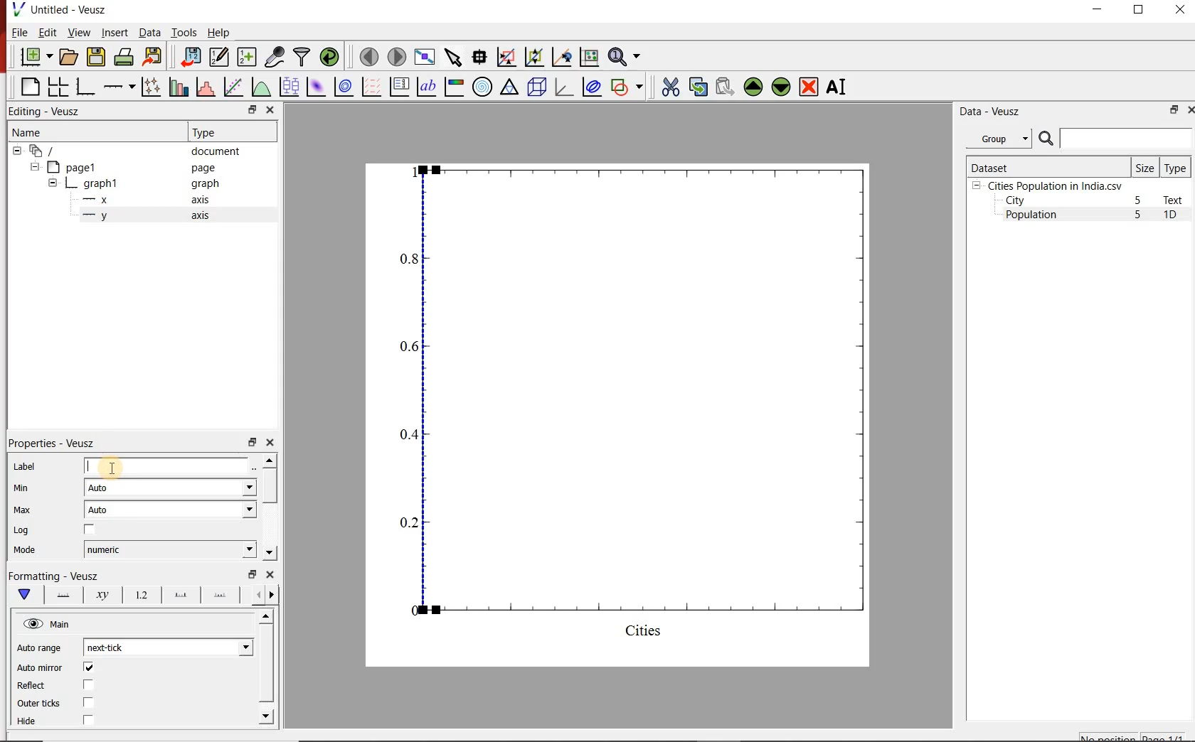 This screenshot has width=1195, height=742. Describe the element at coordinates (367, 55) in the screenshot. I see `move to the previous page` at that location.